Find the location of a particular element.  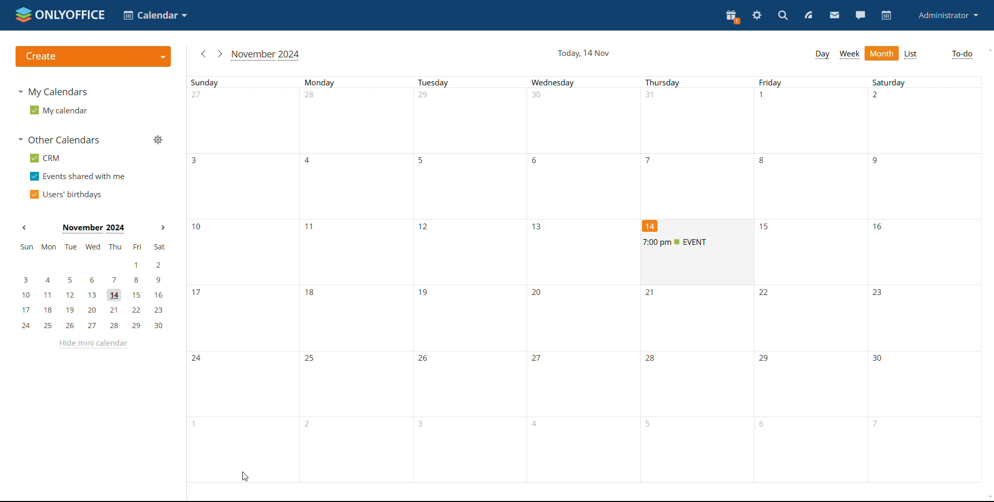

days of a month is located at coordinates (872, 250).